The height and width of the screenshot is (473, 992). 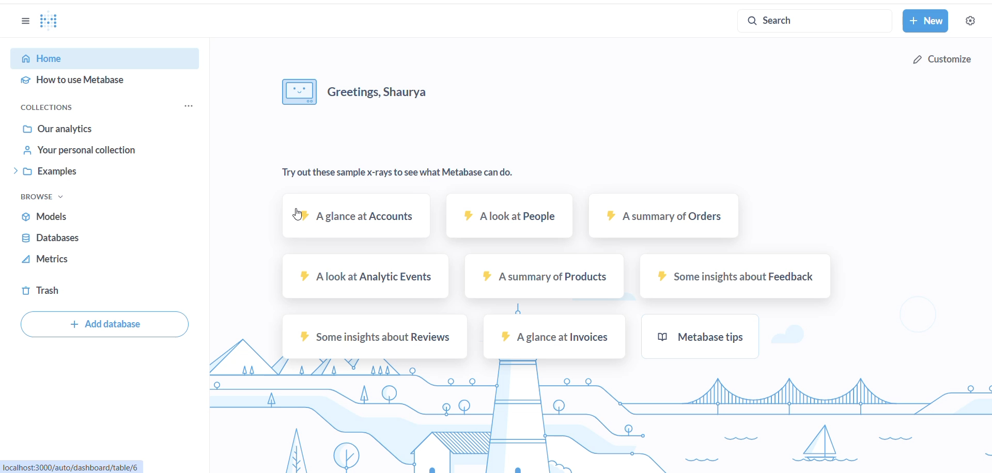 What do you see at coordinates (61, 105) in the screenshot?
I see `collections` at bounding box center [61, 105].